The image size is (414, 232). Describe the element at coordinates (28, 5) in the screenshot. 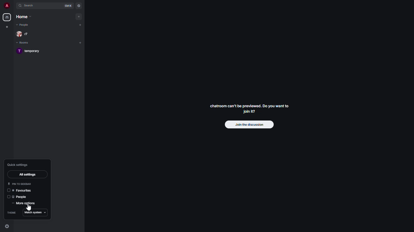

I see `search` at that location.